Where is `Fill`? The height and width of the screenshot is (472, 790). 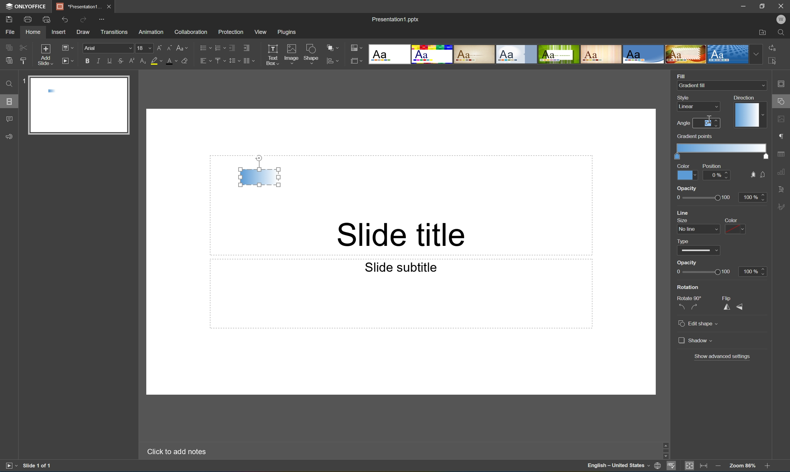
Fill is located at coordinates (681, 75).